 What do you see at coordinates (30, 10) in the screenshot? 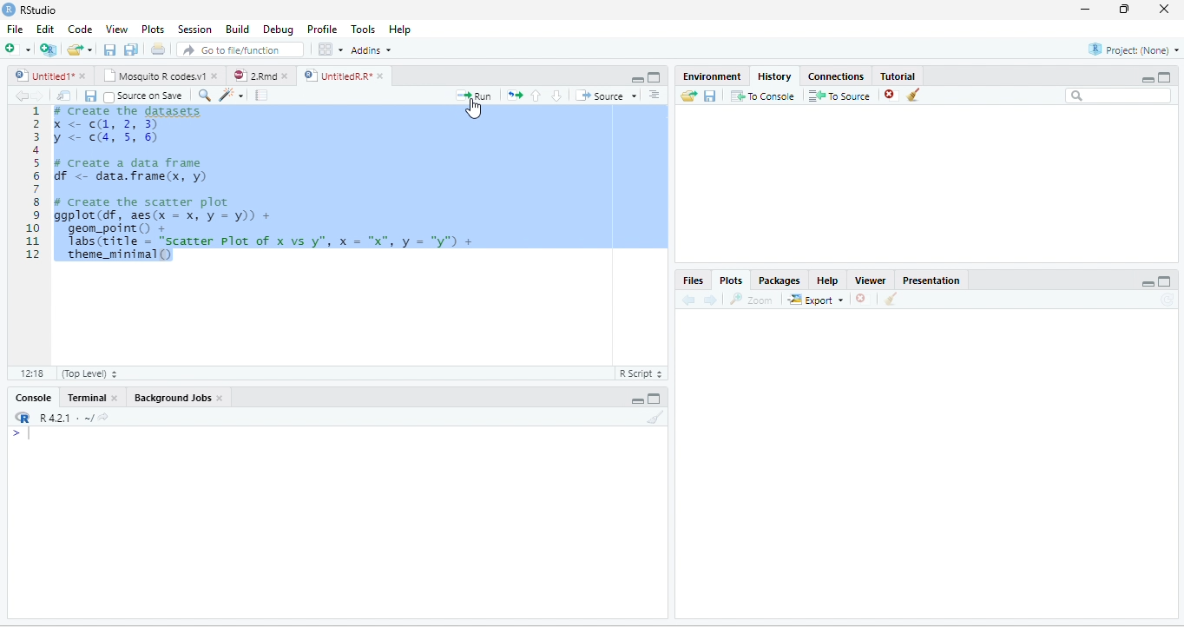
I see `RStudio` at bounding box center [30, 10].